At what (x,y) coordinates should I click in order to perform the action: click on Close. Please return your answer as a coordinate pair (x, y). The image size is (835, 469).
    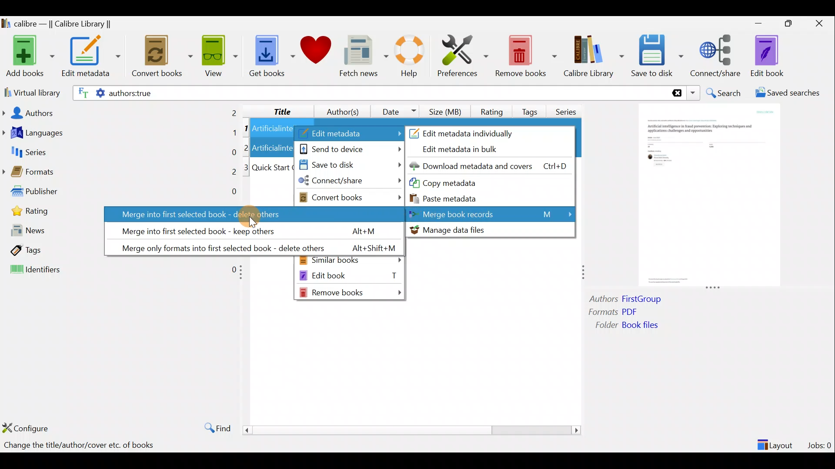
    Looking at the image, I should click on (821, 23).